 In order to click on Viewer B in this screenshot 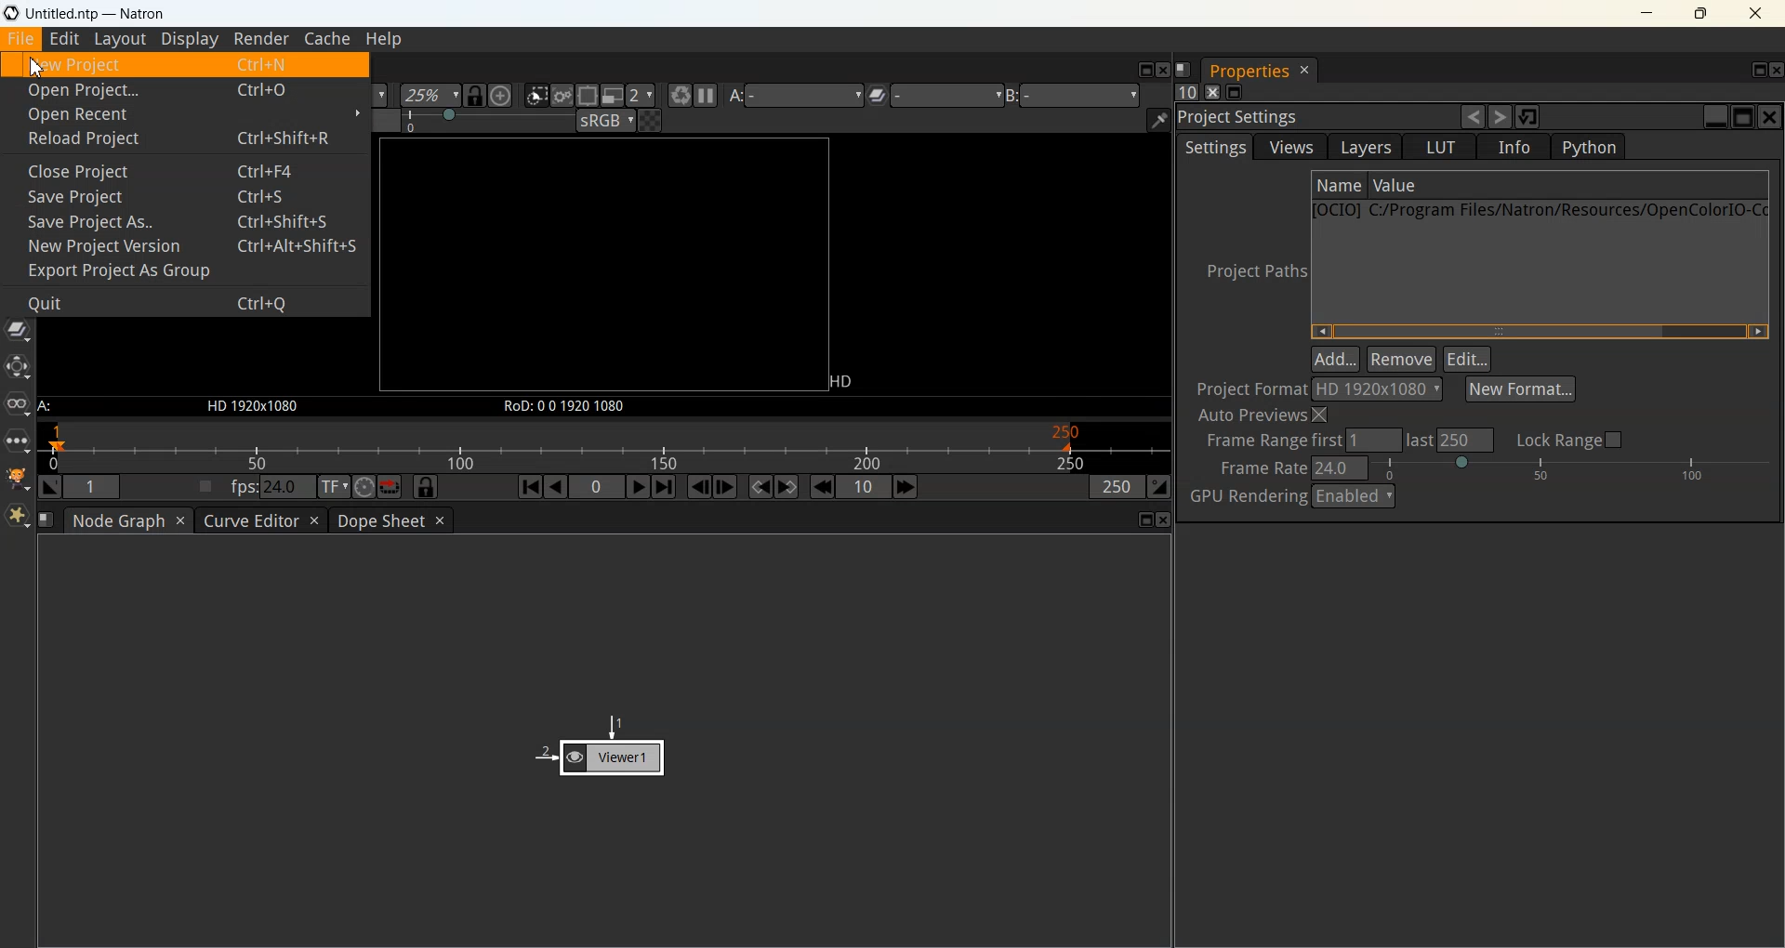, I will do `click(1079, 94)`.